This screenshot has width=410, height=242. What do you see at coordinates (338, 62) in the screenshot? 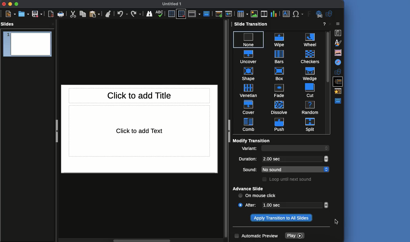
I see `Navigator` at bounding box center [338, 62].